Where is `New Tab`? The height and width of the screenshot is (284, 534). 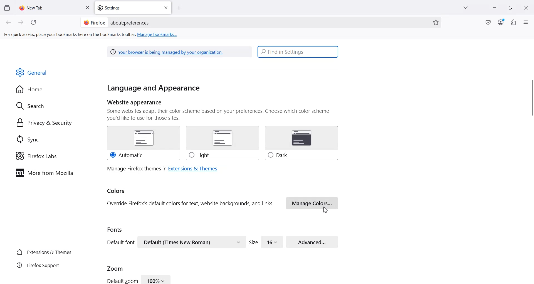 New Tab is located at coordinates (55, 8).